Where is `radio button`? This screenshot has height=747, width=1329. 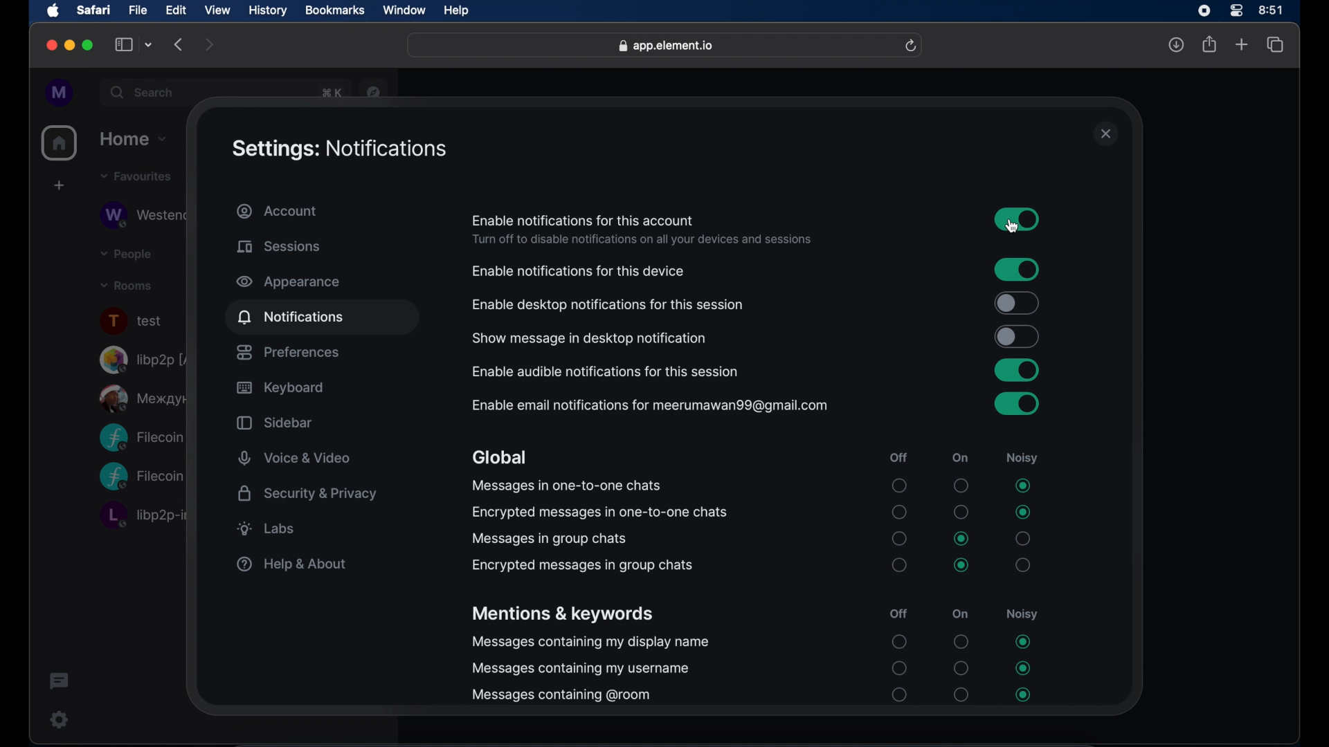 radio button is located at coordinates (1023, 694).